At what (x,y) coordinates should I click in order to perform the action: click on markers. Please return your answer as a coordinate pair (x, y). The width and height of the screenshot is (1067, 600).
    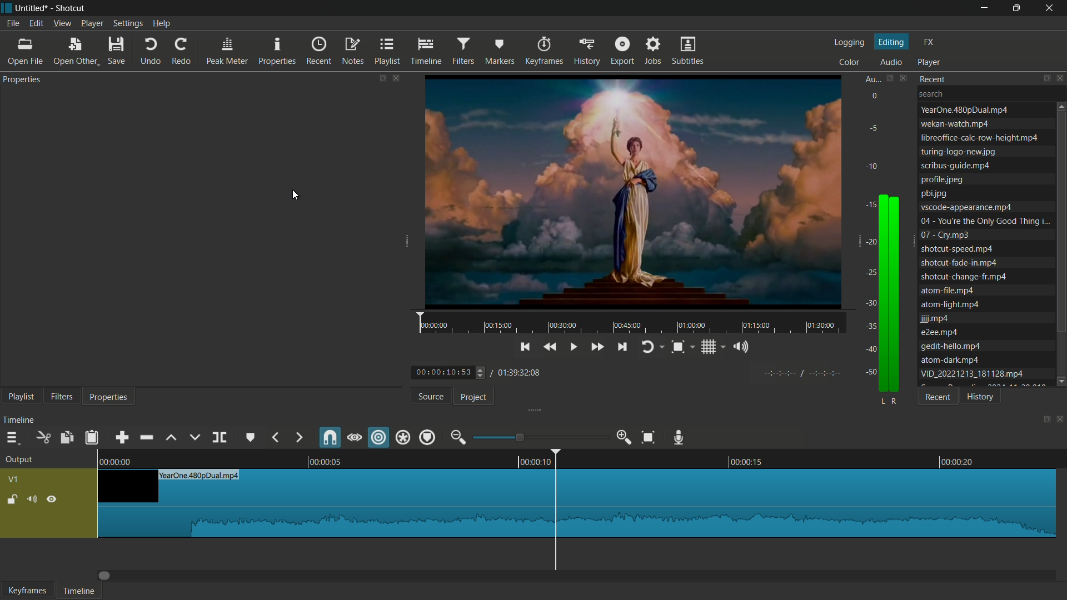
    Looking at the image, I should click on (498, 51).